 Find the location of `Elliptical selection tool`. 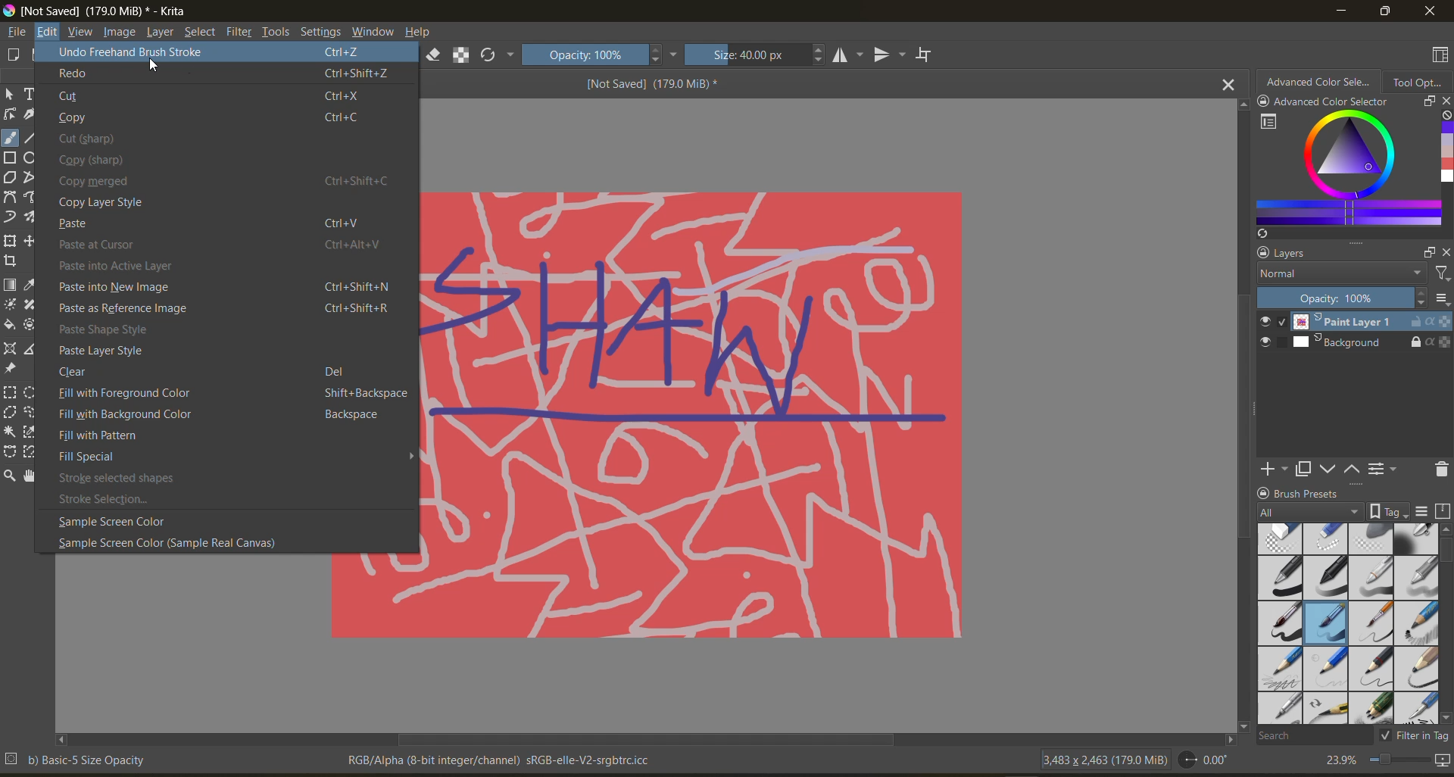

Elliptical selection tool is located at coordinates (33, 392).